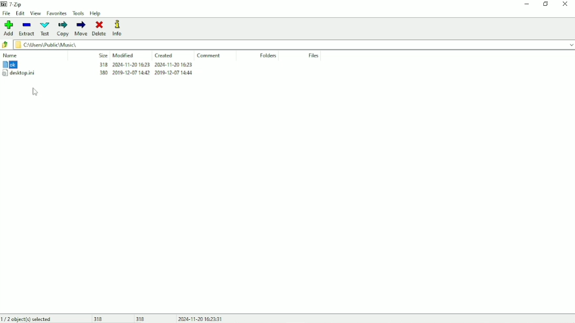 The height and width of the screenshot is (323, 575). What do you see at coordinates (18, 73) in the screenshot?
I see `desktop.ini` at bounding box center [18, 73].